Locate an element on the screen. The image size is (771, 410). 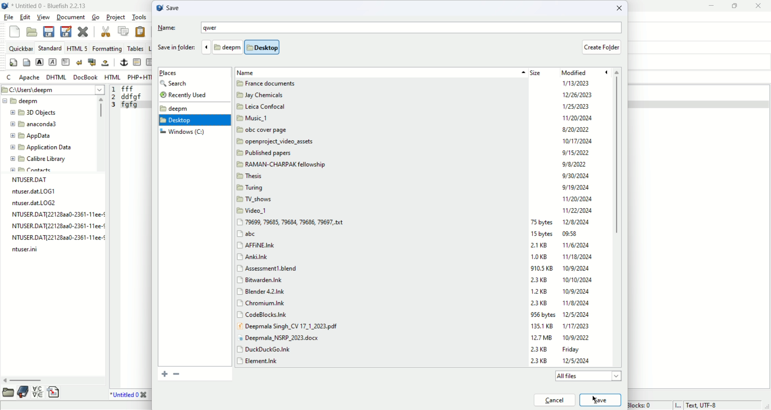
folder location is located at coordinates (251, 48).